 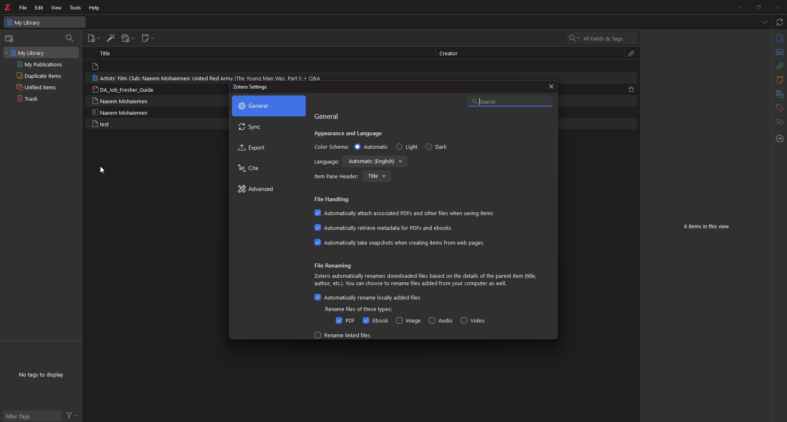 I want to click on help, so click(x=95, y=8).